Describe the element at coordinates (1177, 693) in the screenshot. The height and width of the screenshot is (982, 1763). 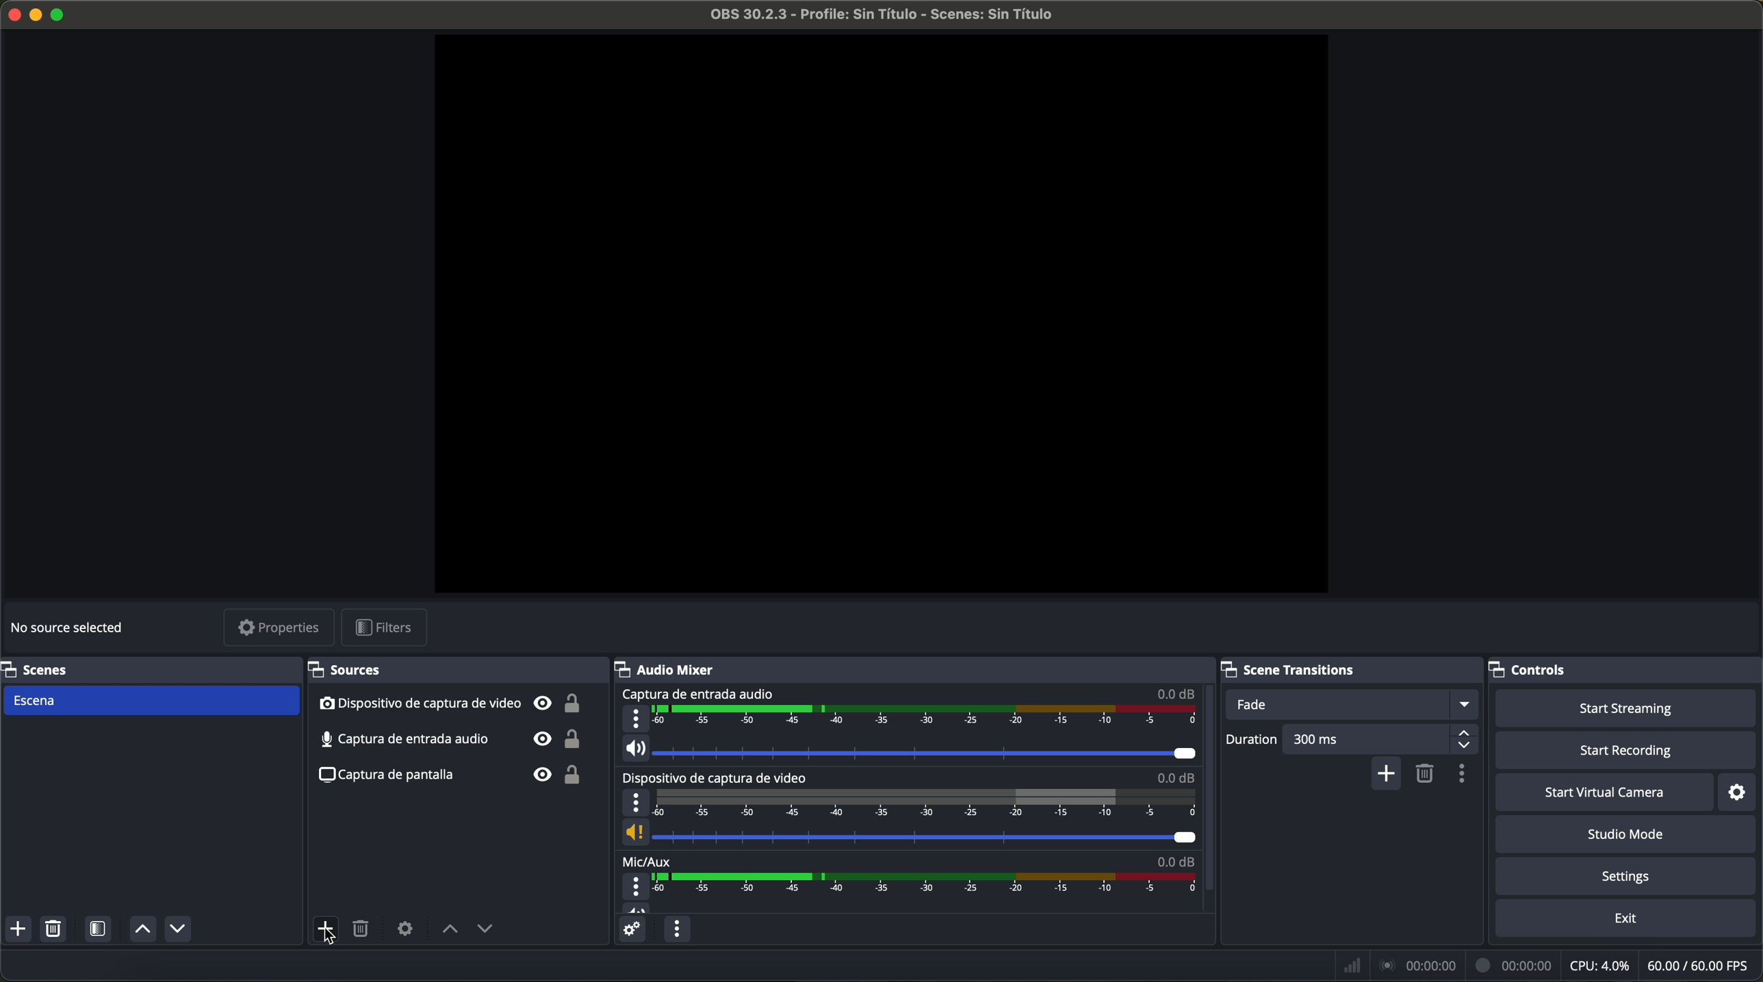
I see `0.0 dB` at that location.